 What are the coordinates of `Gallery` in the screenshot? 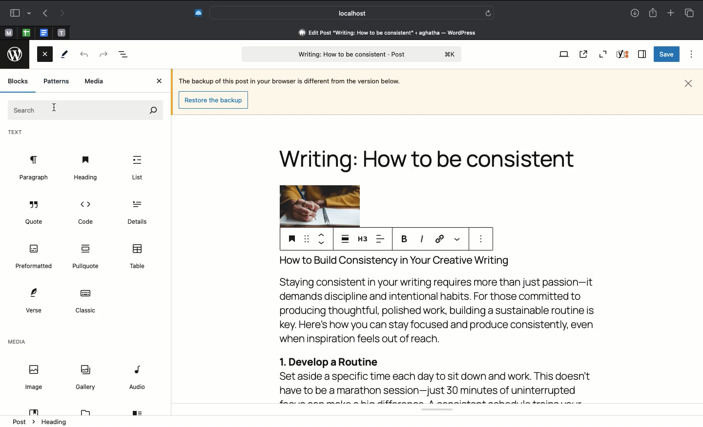 It's located at (85, 376).